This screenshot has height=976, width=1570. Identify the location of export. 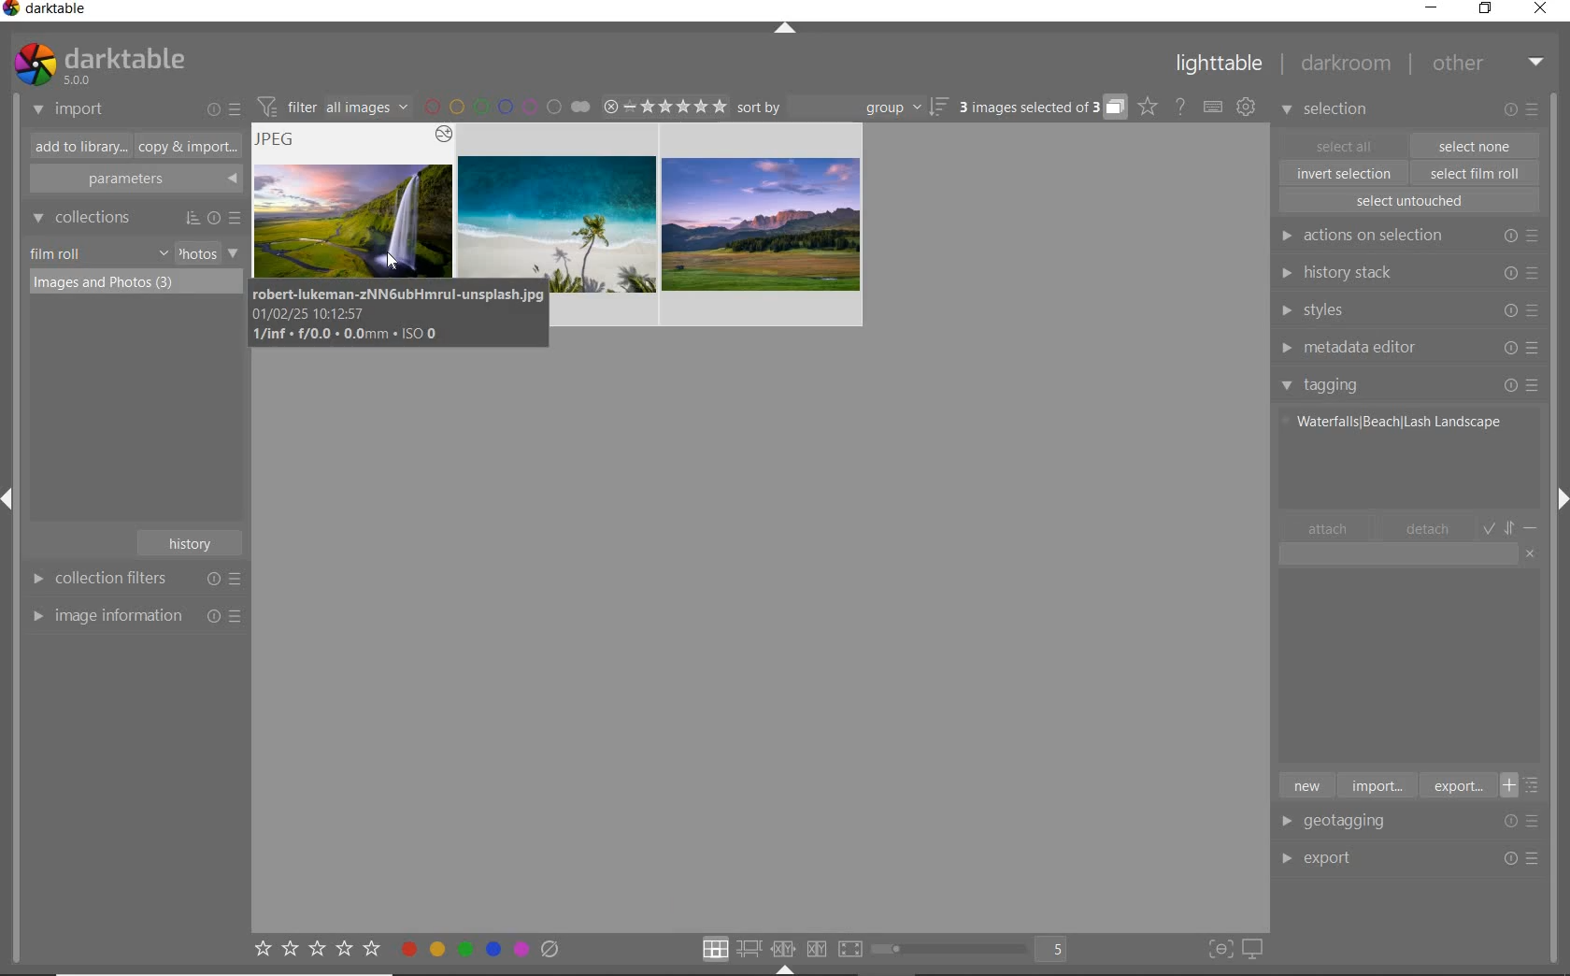
(1349, 856).